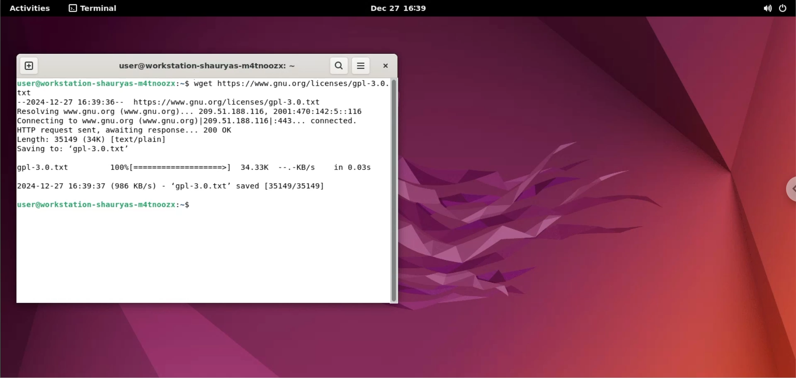 This screenshot has height=378, width=796. Describe the element at coordinates (394, 190) in the screenshot. I see `scroll bar` at that location.